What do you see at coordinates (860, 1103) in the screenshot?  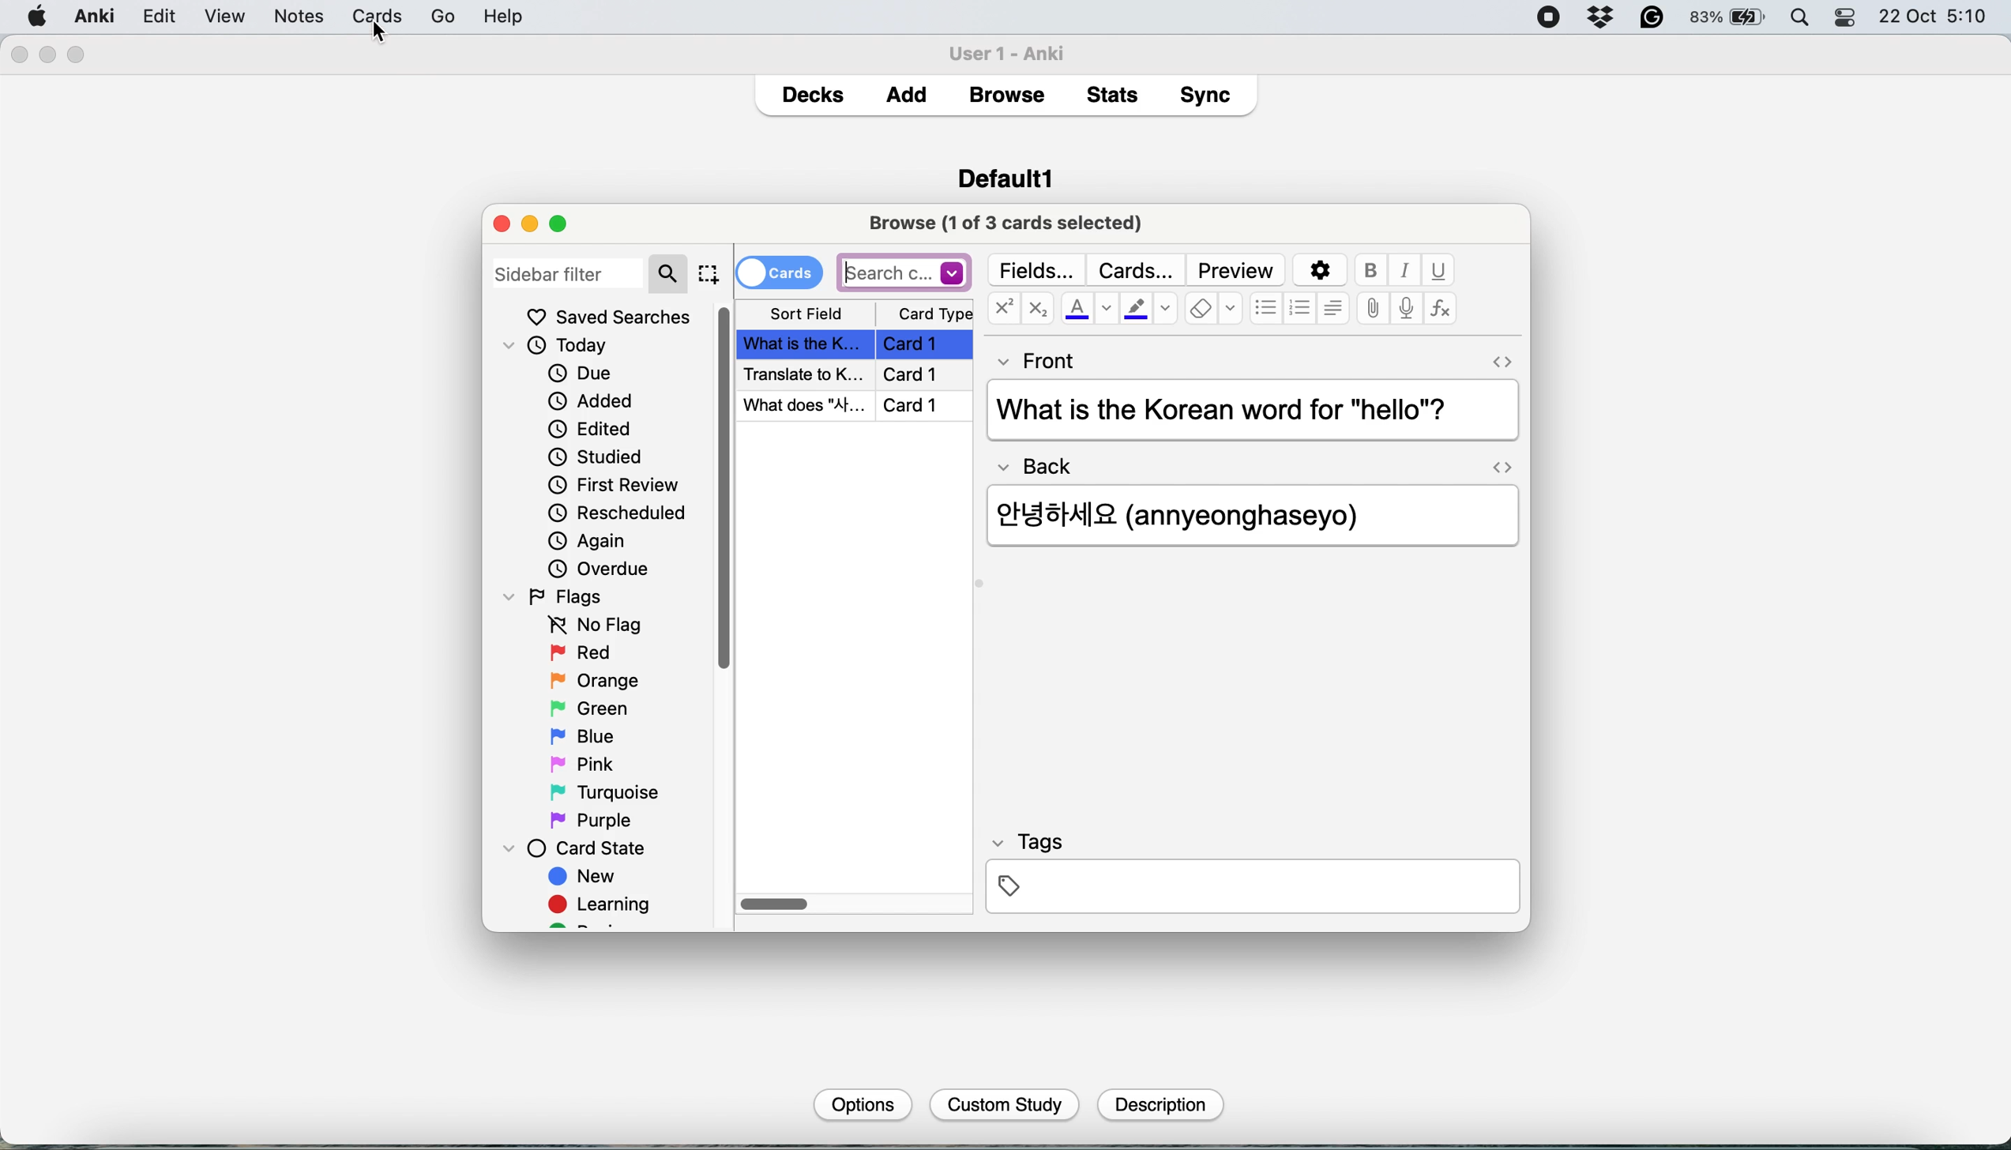 I see `Options` at bounding box center [860, 1103].